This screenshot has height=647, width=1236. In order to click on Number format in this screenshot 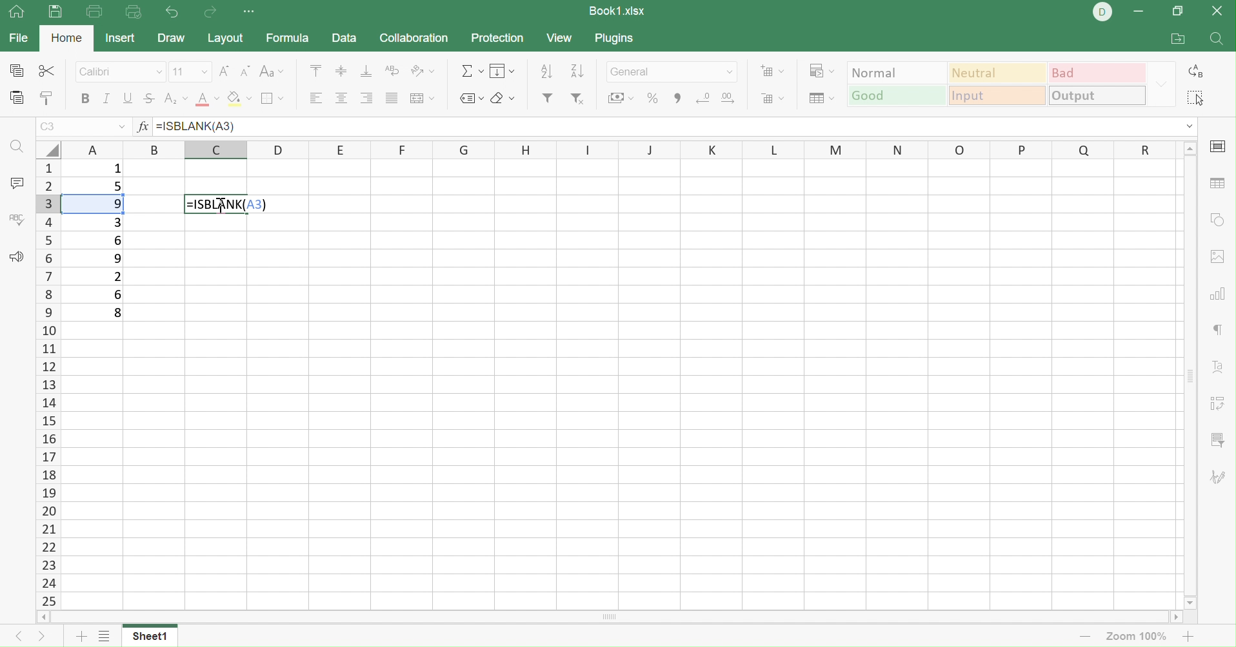, I will do `click(660, 71)`.